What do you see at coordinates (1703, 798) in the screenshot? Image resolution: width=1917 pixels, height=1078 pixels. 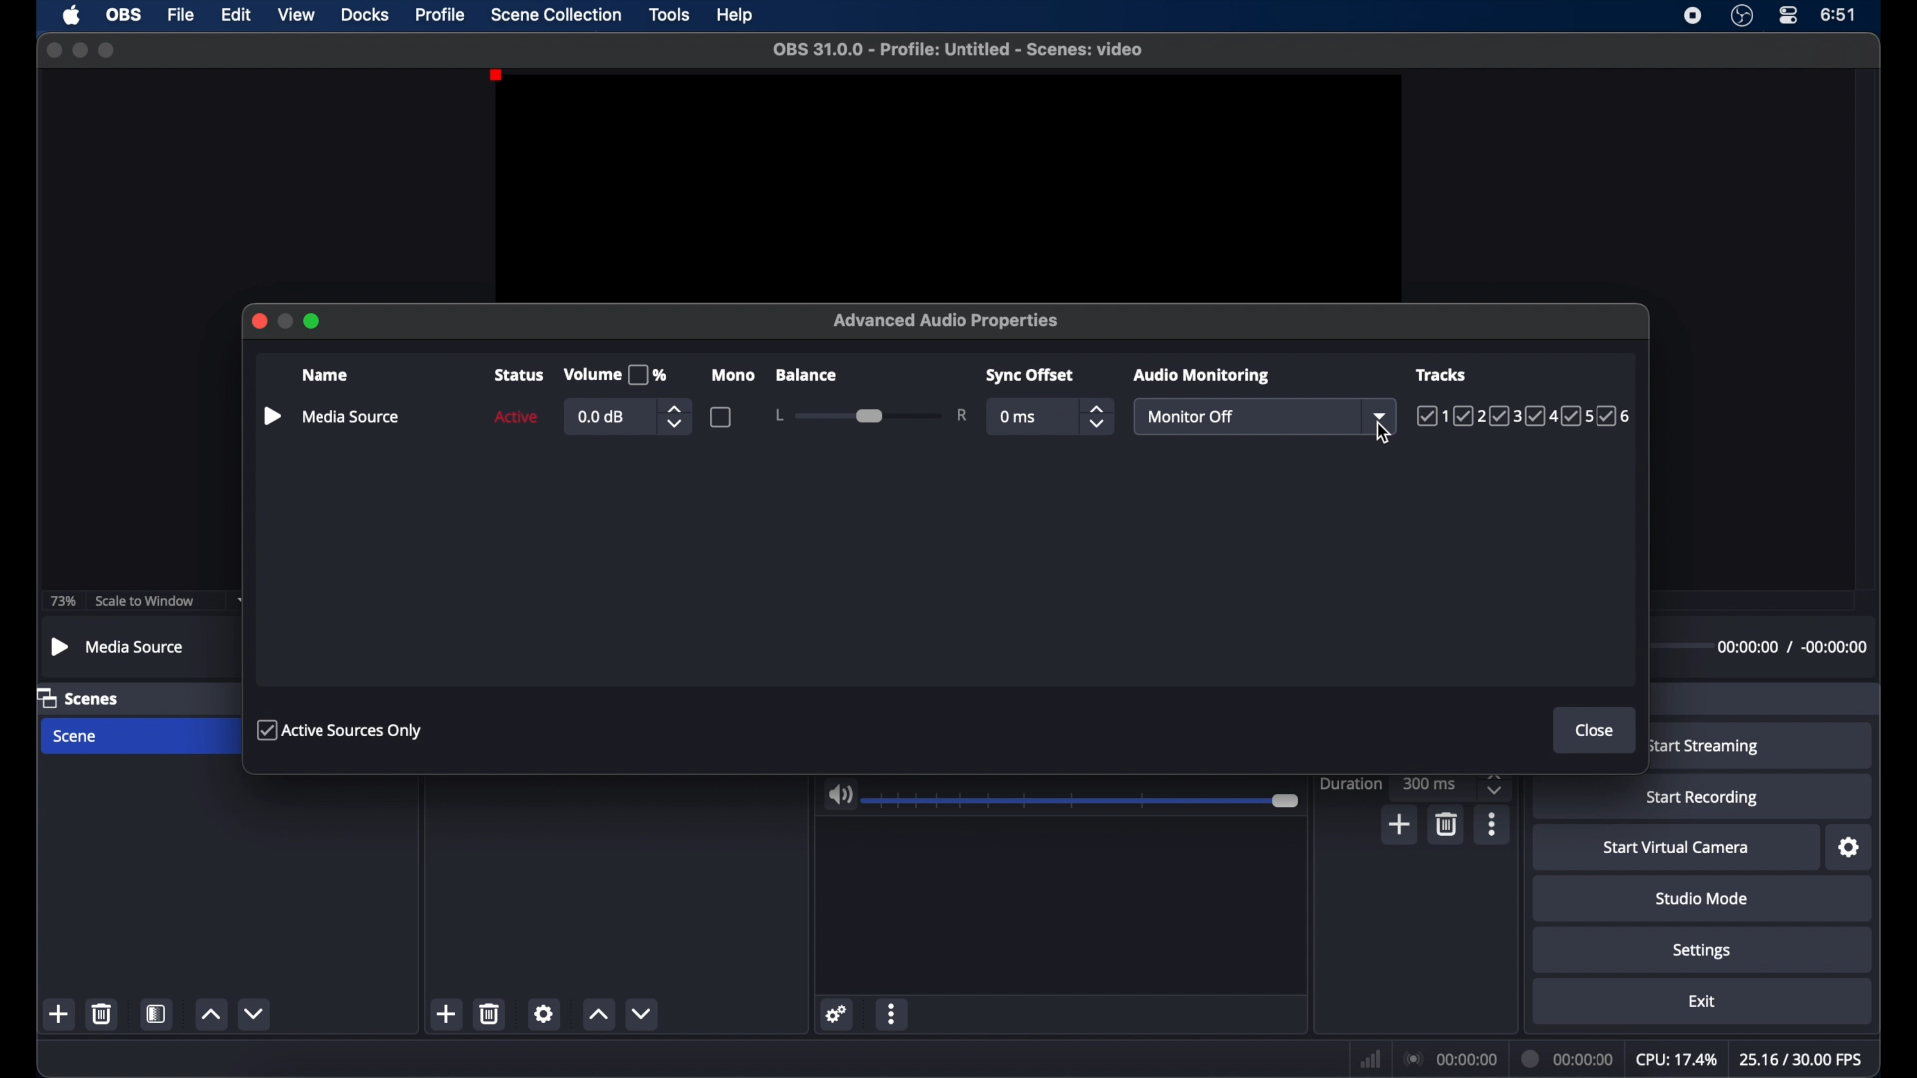 I see `start recording` at bounding box center [1703, 798].